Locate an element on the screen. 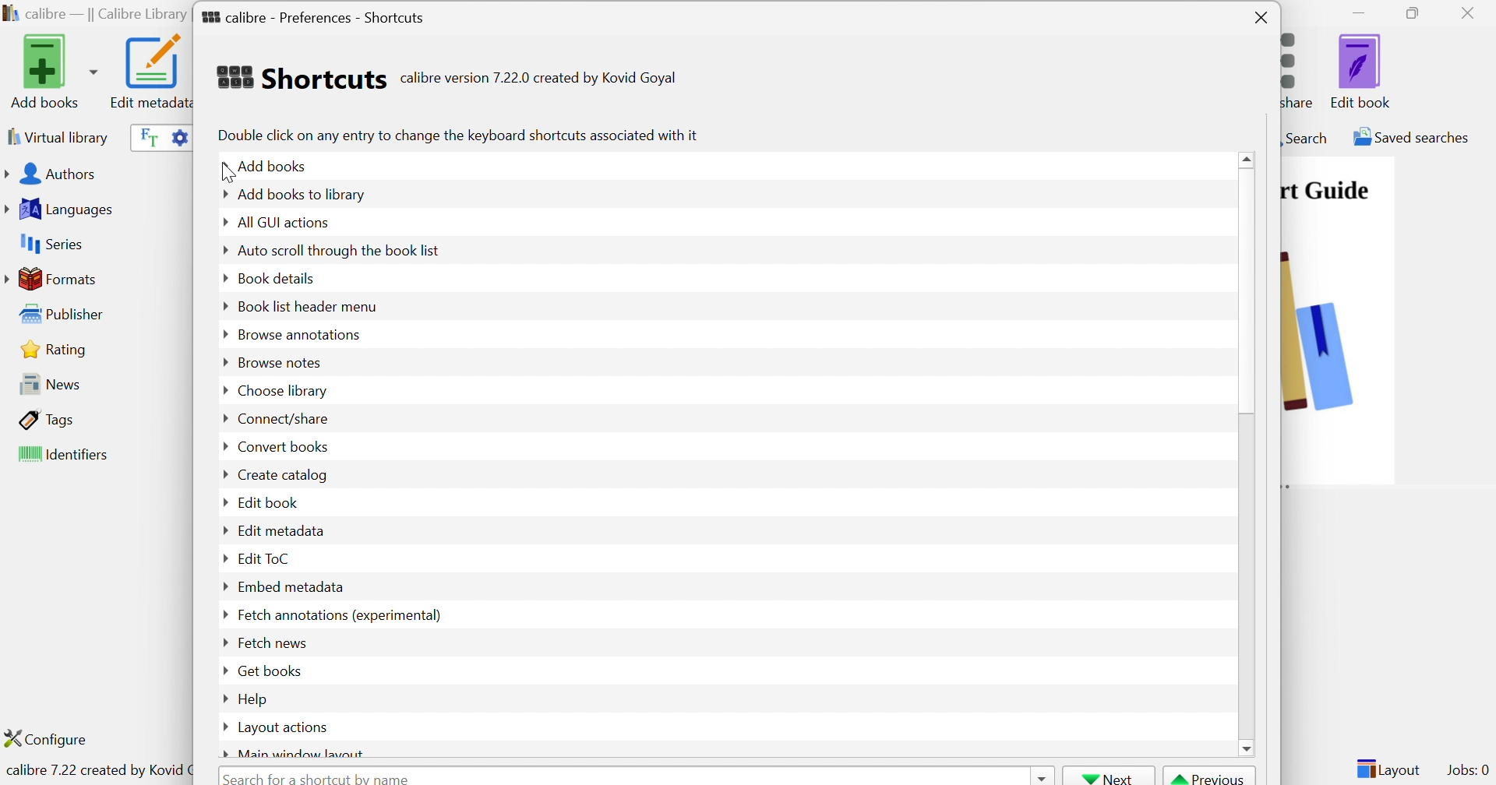 The width and height of the screenshot is (1496, 785). Drop Down is located at coordinates (222, 614).